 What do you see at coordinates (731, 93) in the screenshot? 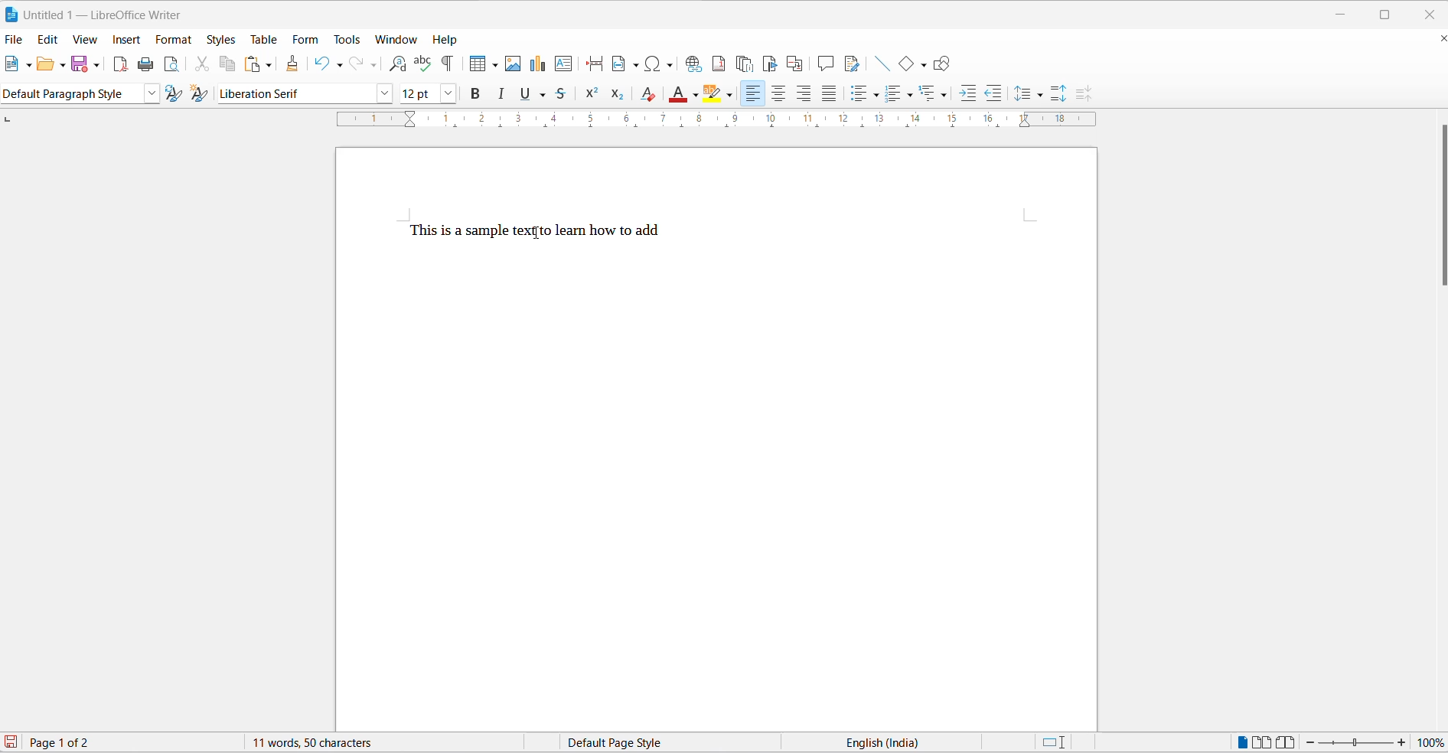
I see `character highlight color` at bounding box center [731, 93].